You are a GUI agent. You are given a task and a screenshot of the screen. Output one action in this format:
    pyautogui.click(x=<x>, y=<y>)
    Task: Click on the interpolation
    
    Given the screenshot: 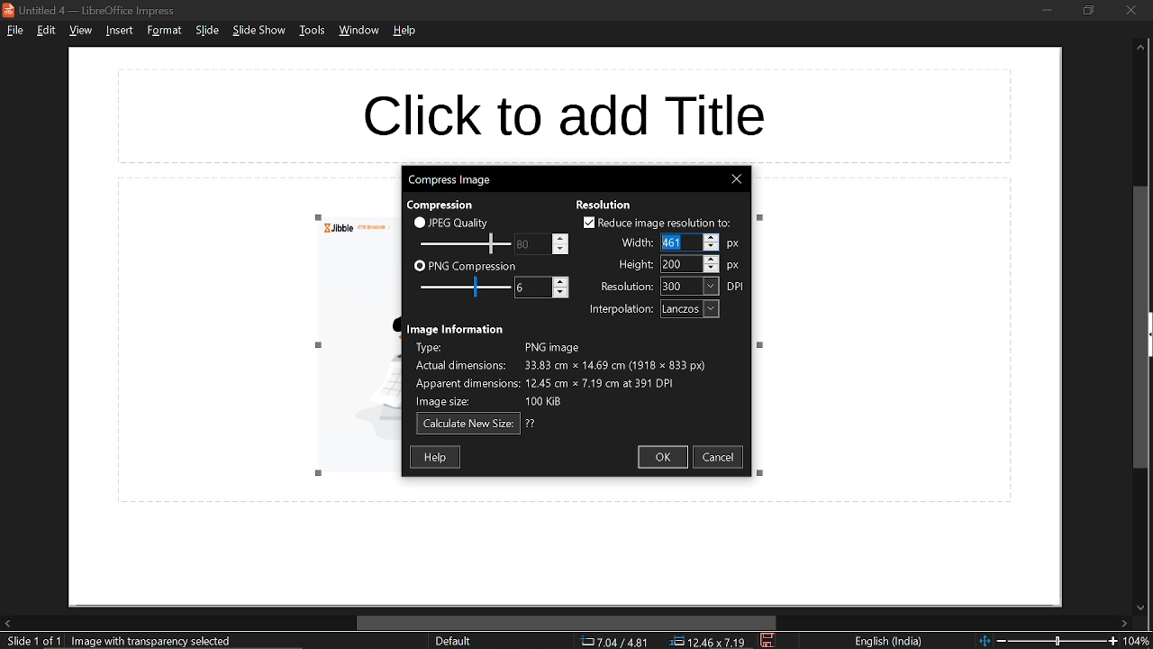 What is the action you would take?
    pyautogui.click(x=689, y=309)
    